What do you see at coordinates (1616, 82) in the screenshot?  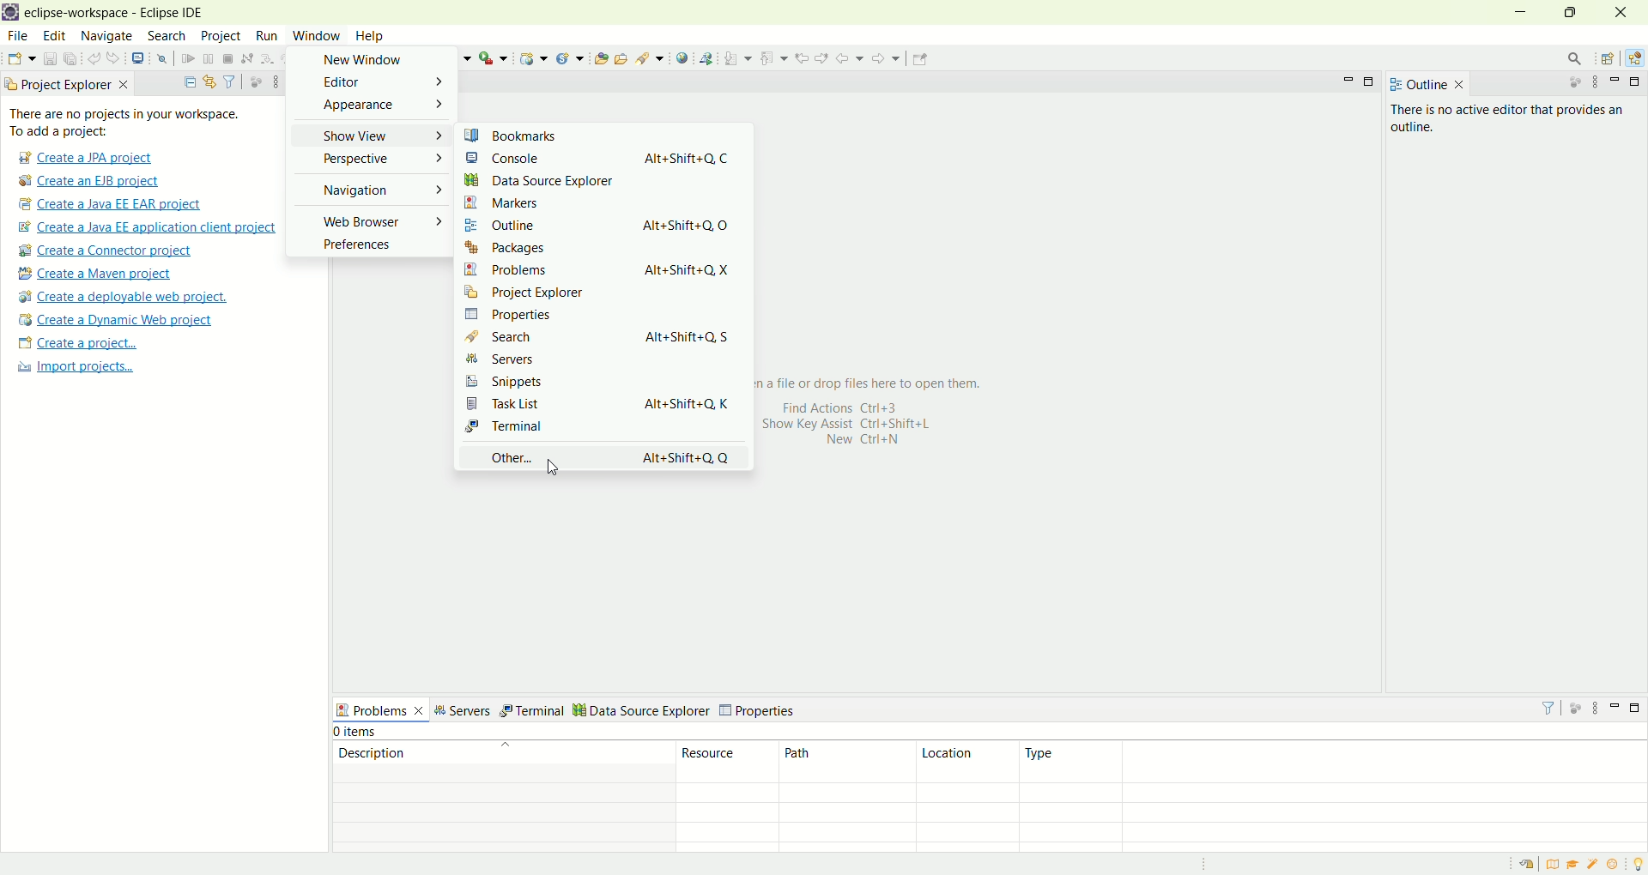 I see `minimize` at bounding box center [1616, 82].